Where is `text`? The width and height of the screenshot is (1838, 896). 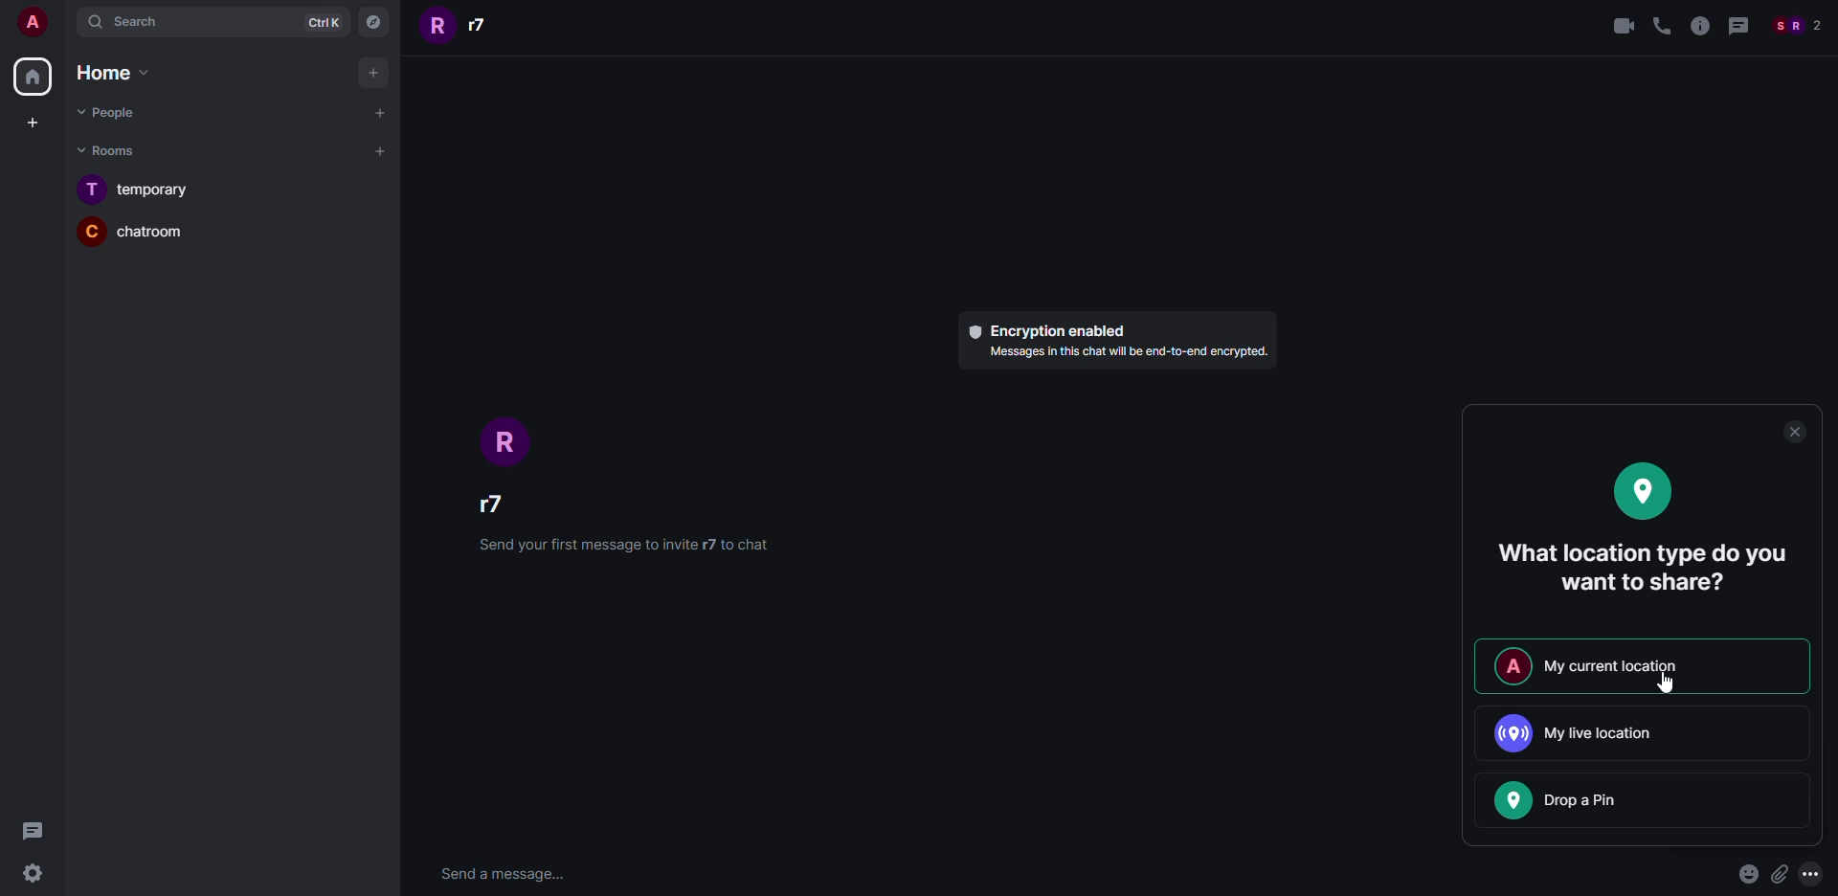 text is located at coordinates (1125, 353).